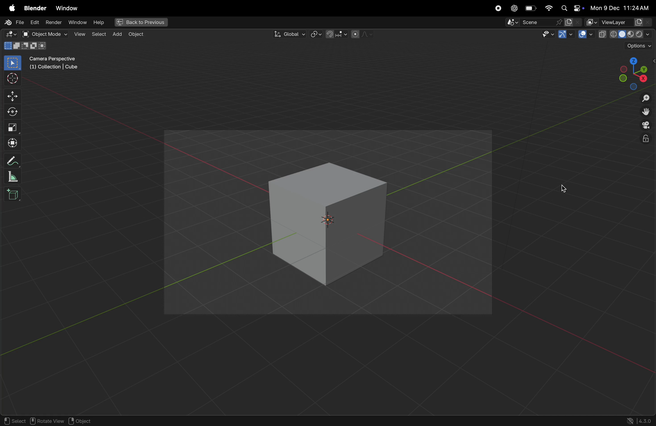 The height and width of the screenshot is (426, 656). What do you see at coordinates (566, 188) in the screenshot?
I see `cursor` at bounding box center [566, 188].